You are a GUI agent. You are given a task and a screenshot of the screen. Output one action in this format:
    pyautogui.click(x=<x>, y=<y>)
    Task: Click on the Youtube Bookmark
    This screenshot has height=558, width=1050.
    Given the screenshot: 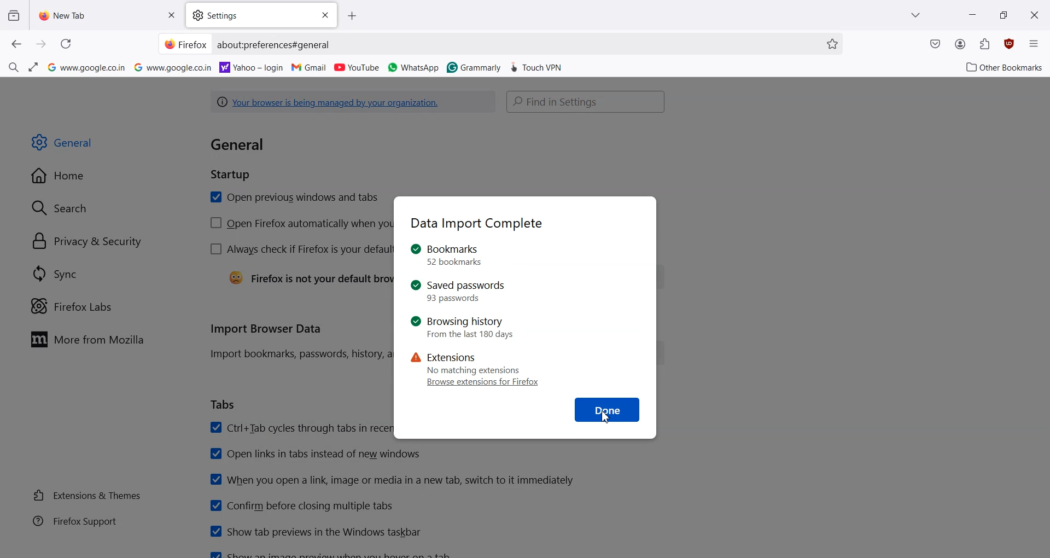 What is the action you would take?
    pyautogui.click(x=357, y=67)
    